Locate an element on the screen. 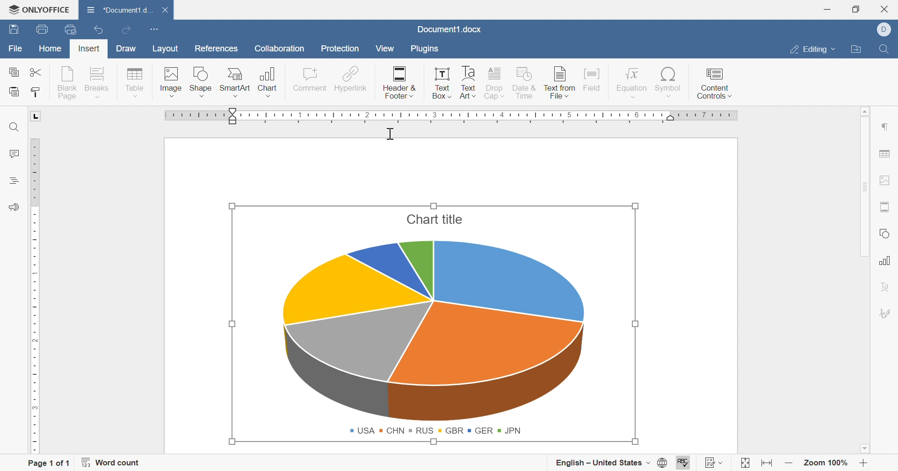 The width and height of the screenshot is (898, 471). Table settings is located at coordinates (887, 152).